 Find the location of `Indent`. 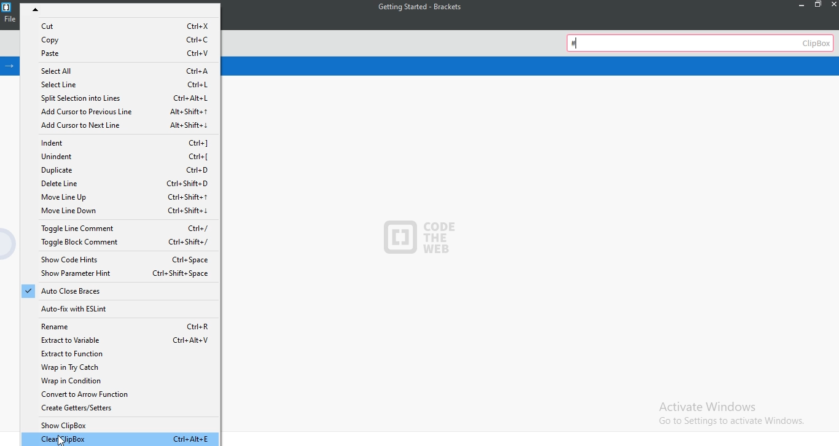

Indent is located at coordinates (127, 141).